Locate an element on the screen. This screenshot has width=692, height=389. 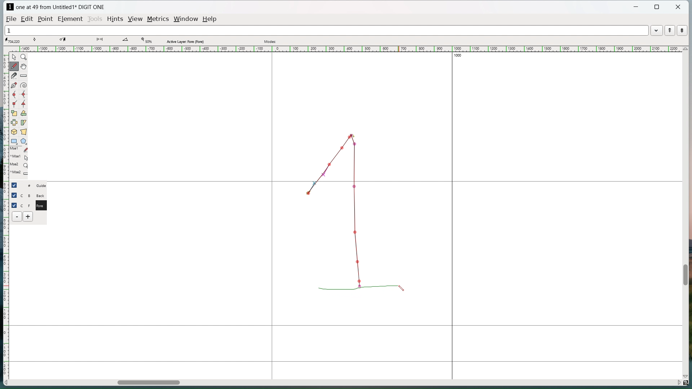
cursor coordinate is located at coordinates (15, 40).